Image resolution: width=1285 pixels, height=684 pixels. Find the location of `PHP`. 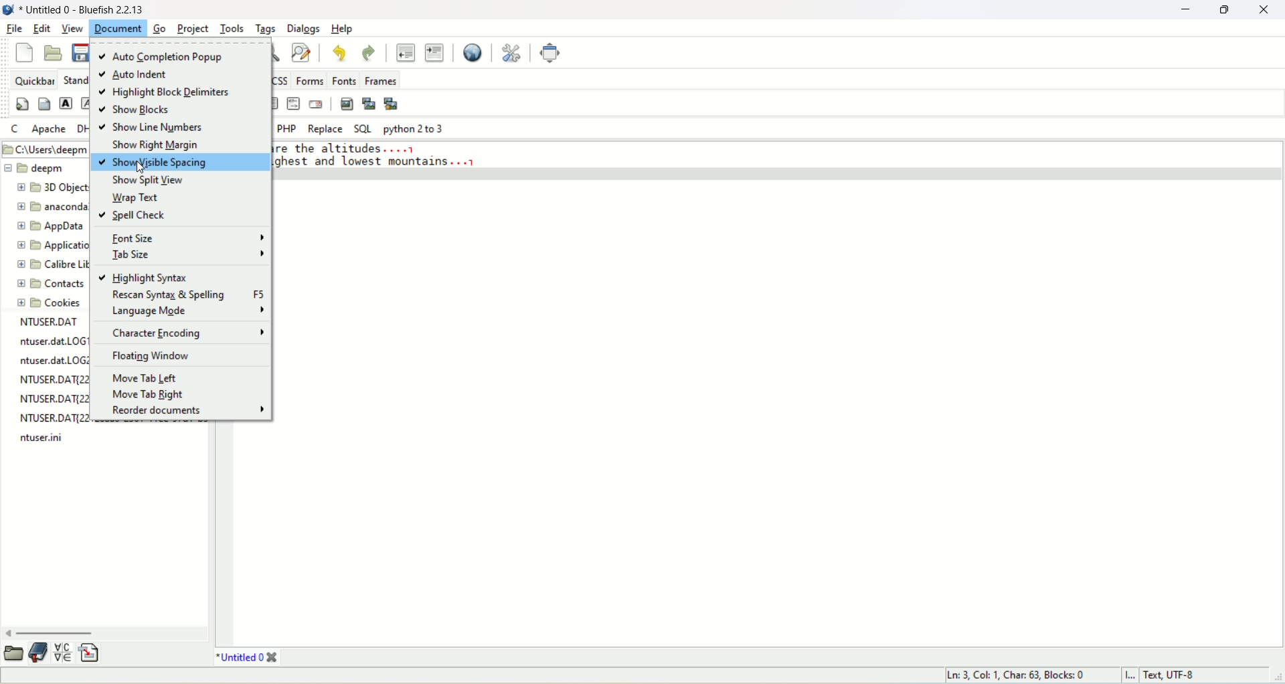

PHP is located at coordinates (286, 128).